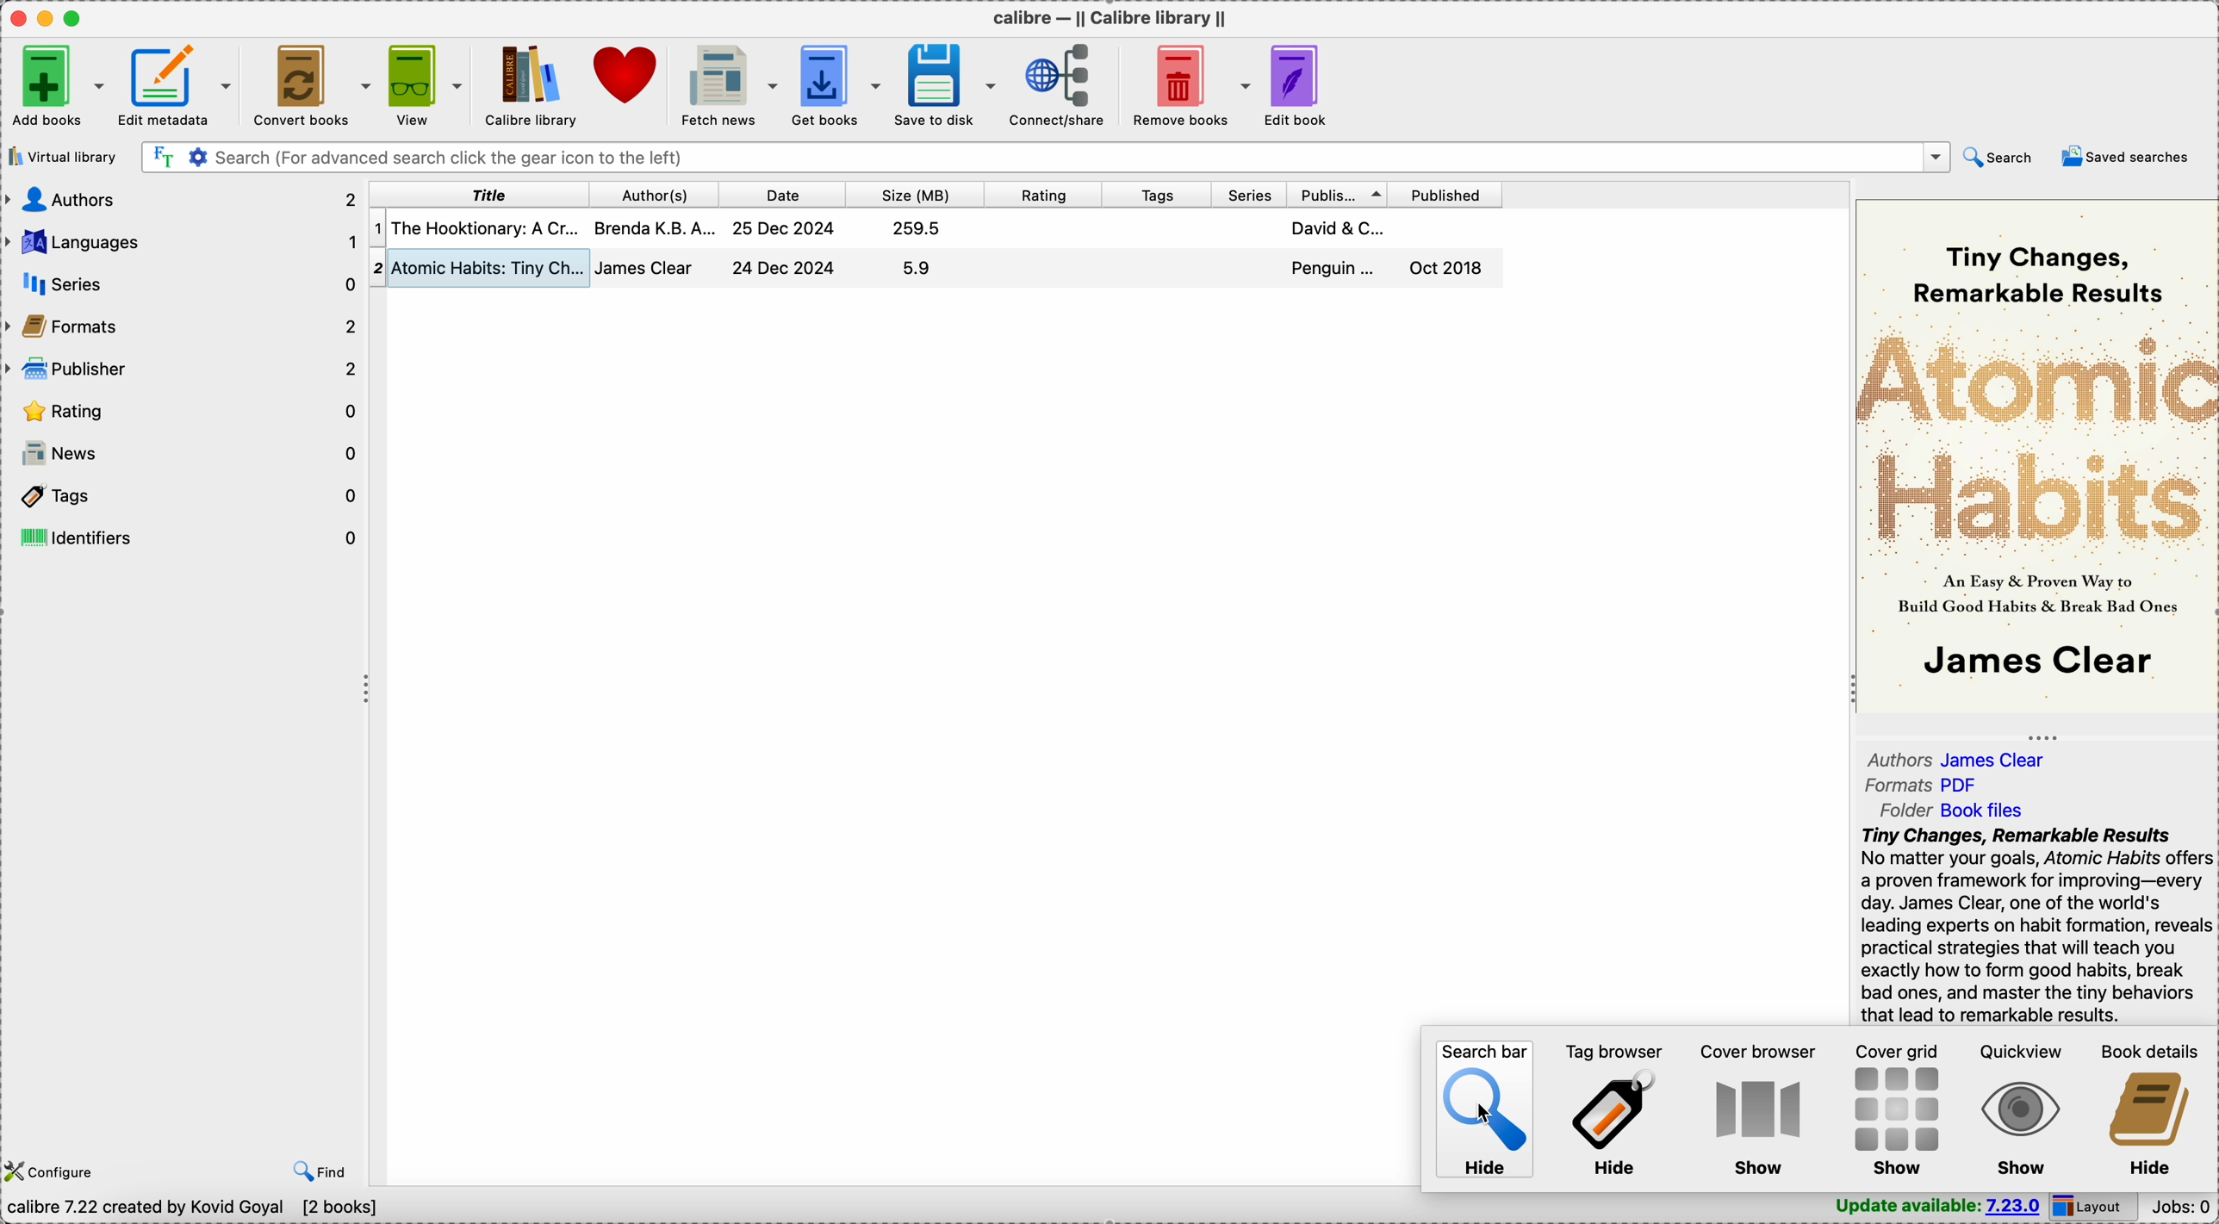 The width and height of the screenshot is (2219, 1224). I want to click on get books, so click(835, 83).